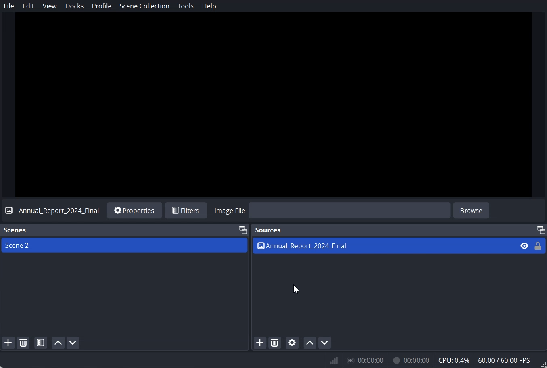  Describe the element at coordinates (50, 210) in the screenshot. I see `Text` at that location.